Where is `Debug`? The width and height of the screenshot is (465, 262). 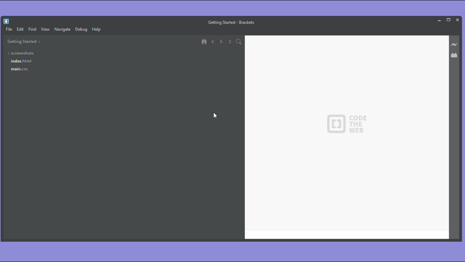 Debug is located at coordinates (82, 30).